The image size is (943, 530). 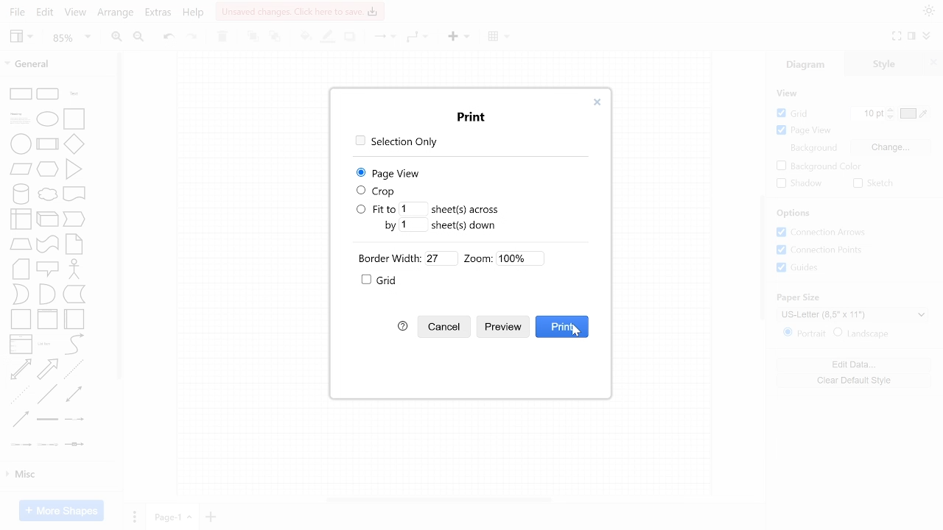 What do you see at coordinates (820, 250) in the screenshot?
I see `` at bounding box center [820, 250].